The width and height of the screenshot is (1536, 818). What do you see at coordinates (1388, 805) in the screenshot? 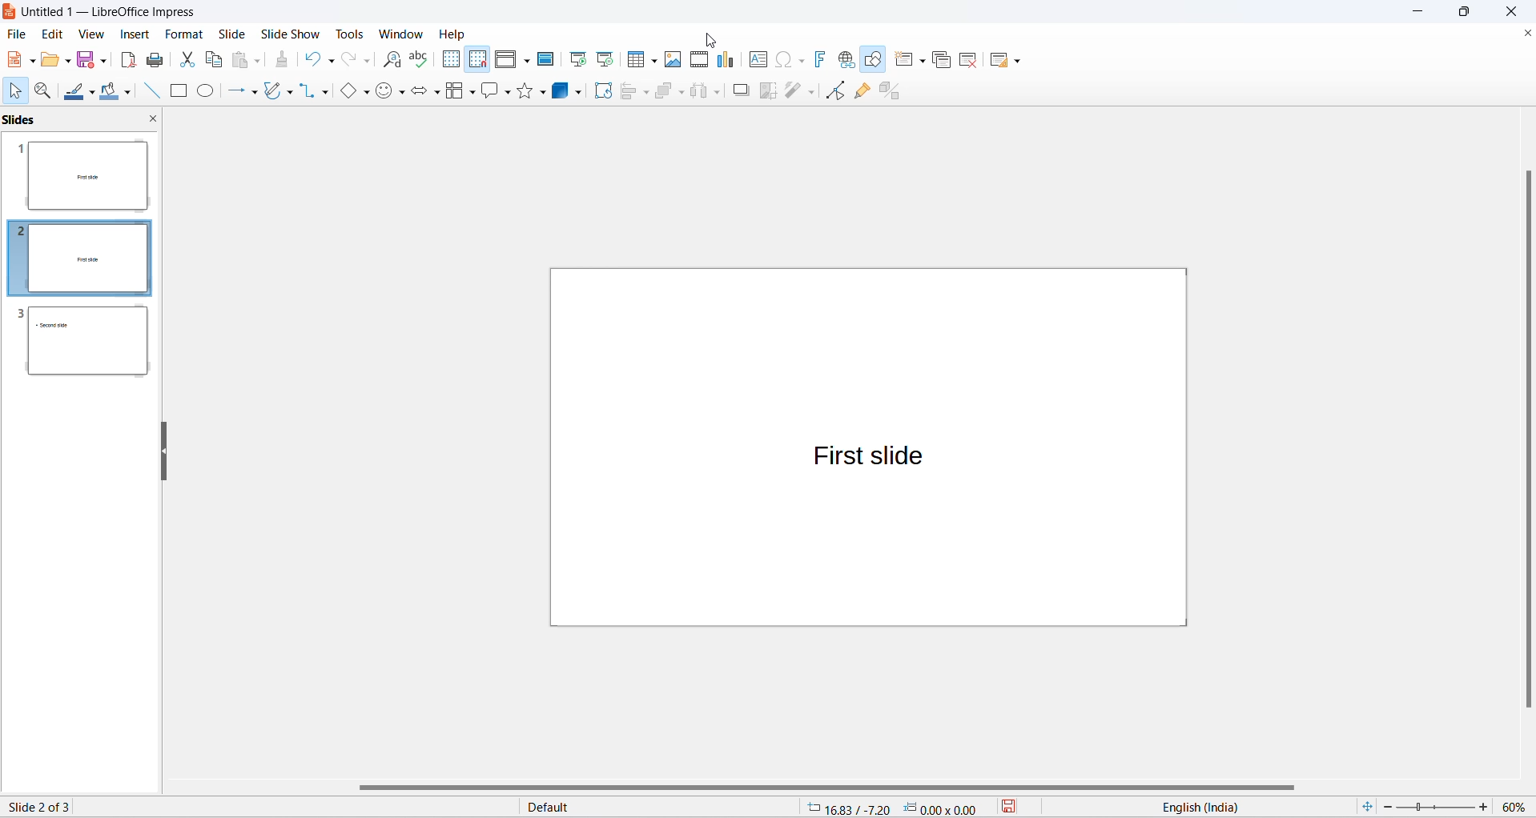
I see `decrease zoom` at bounding box center [1388, 805].